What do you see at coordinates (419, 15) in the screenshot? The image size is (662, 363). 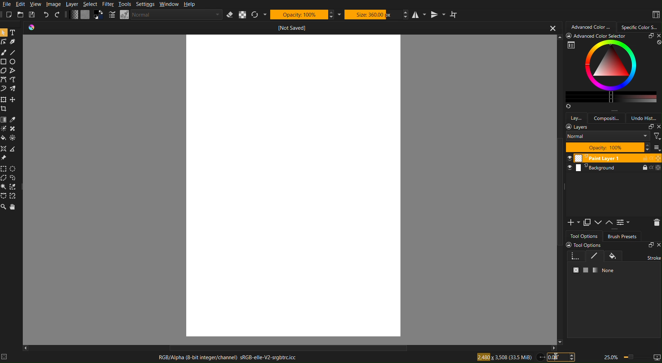 I see `Horizontal Mirror` at bounding box center [419, 15].